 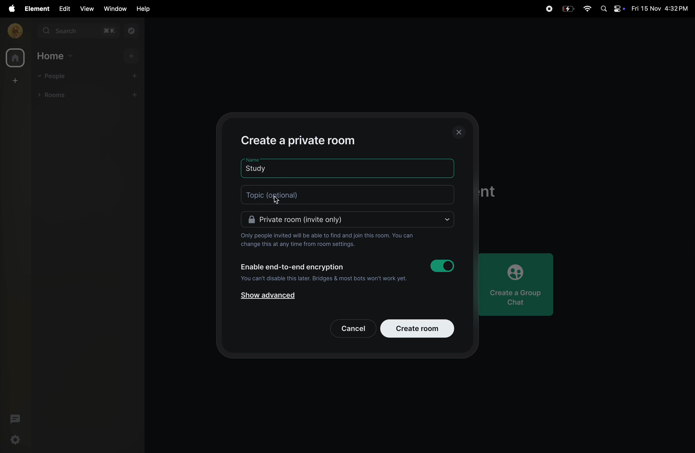 What do you see at coordinates (137, 75) in the screenshot?
I see `add` at bounding box center [137, 75].